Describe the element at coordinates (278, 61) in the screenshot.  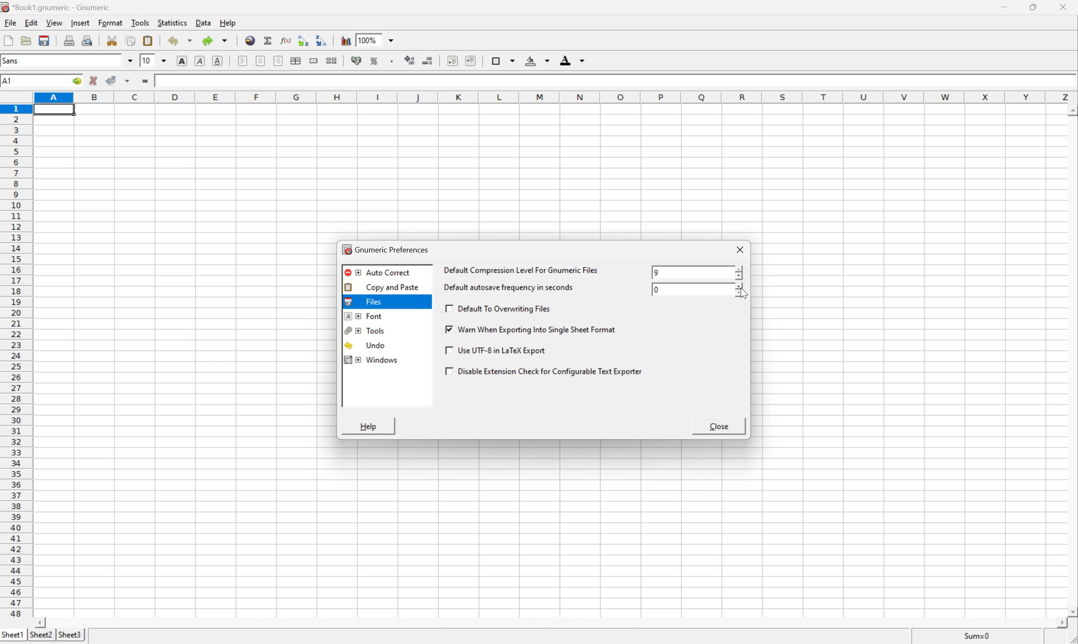
I see `Align right` at that location.